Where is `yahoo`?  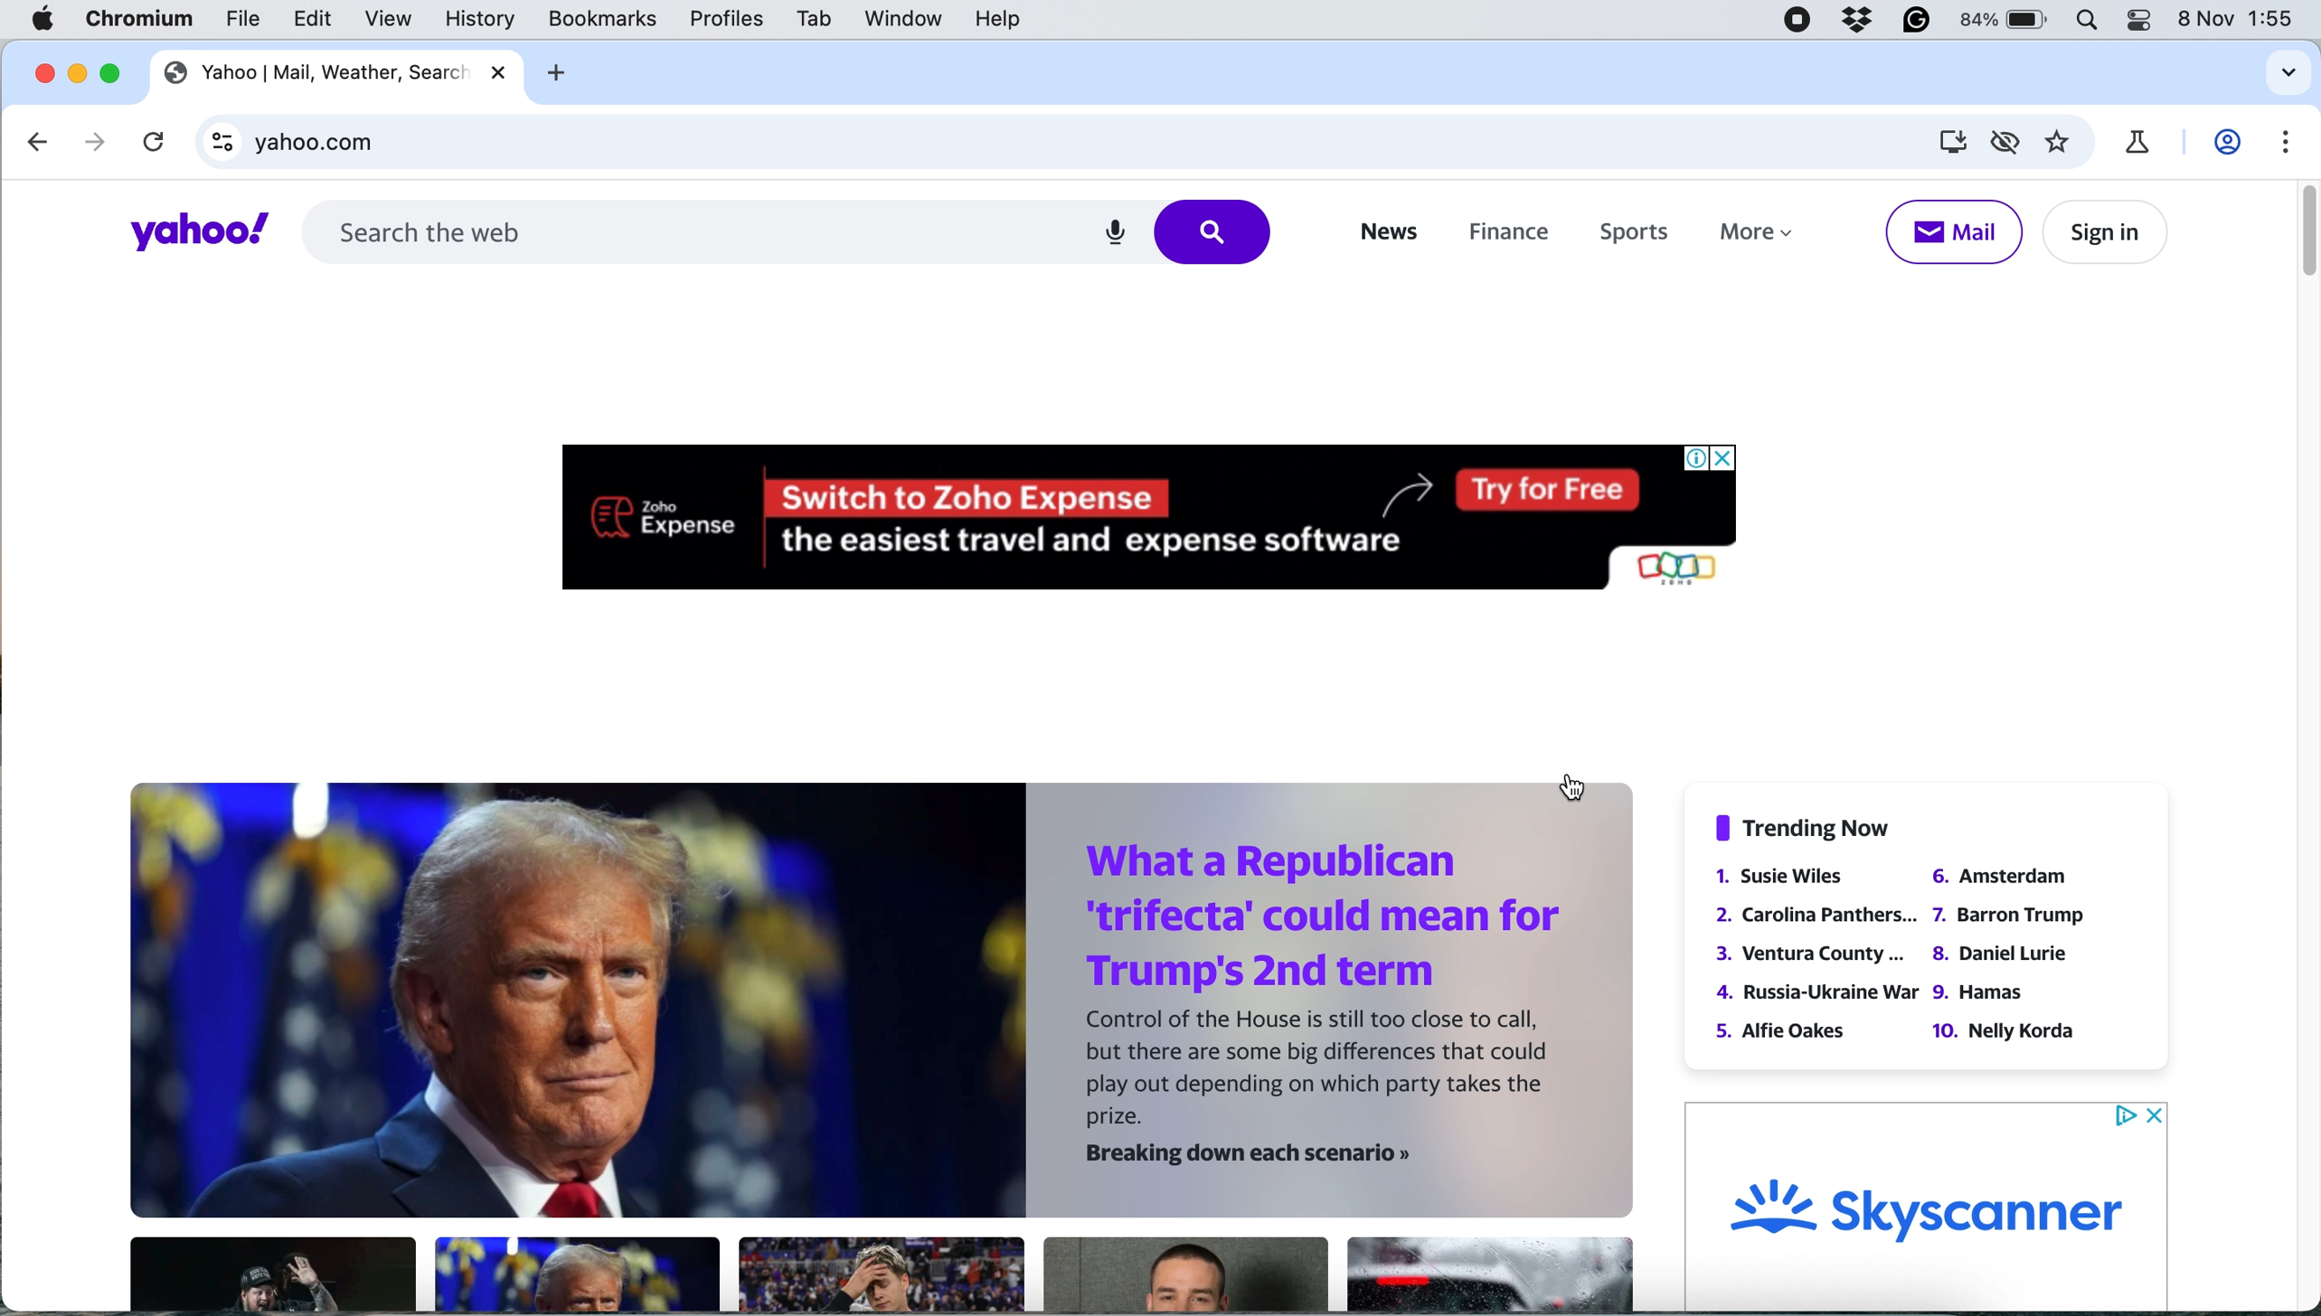 yahoo is located at coordinates (313, 70).